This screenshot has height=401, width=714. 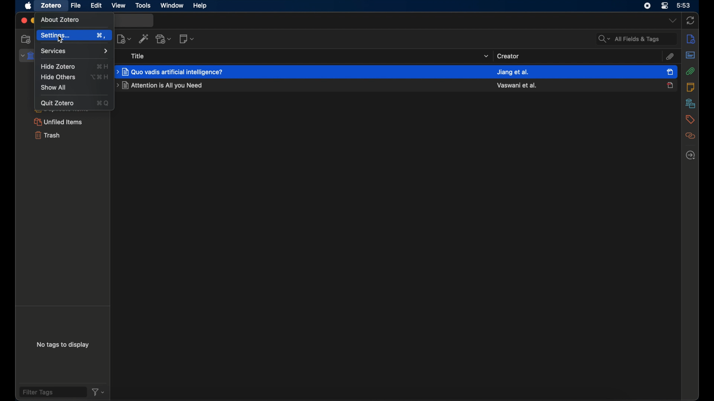 I want to click on filter tags field, so click(x=53, y=392).